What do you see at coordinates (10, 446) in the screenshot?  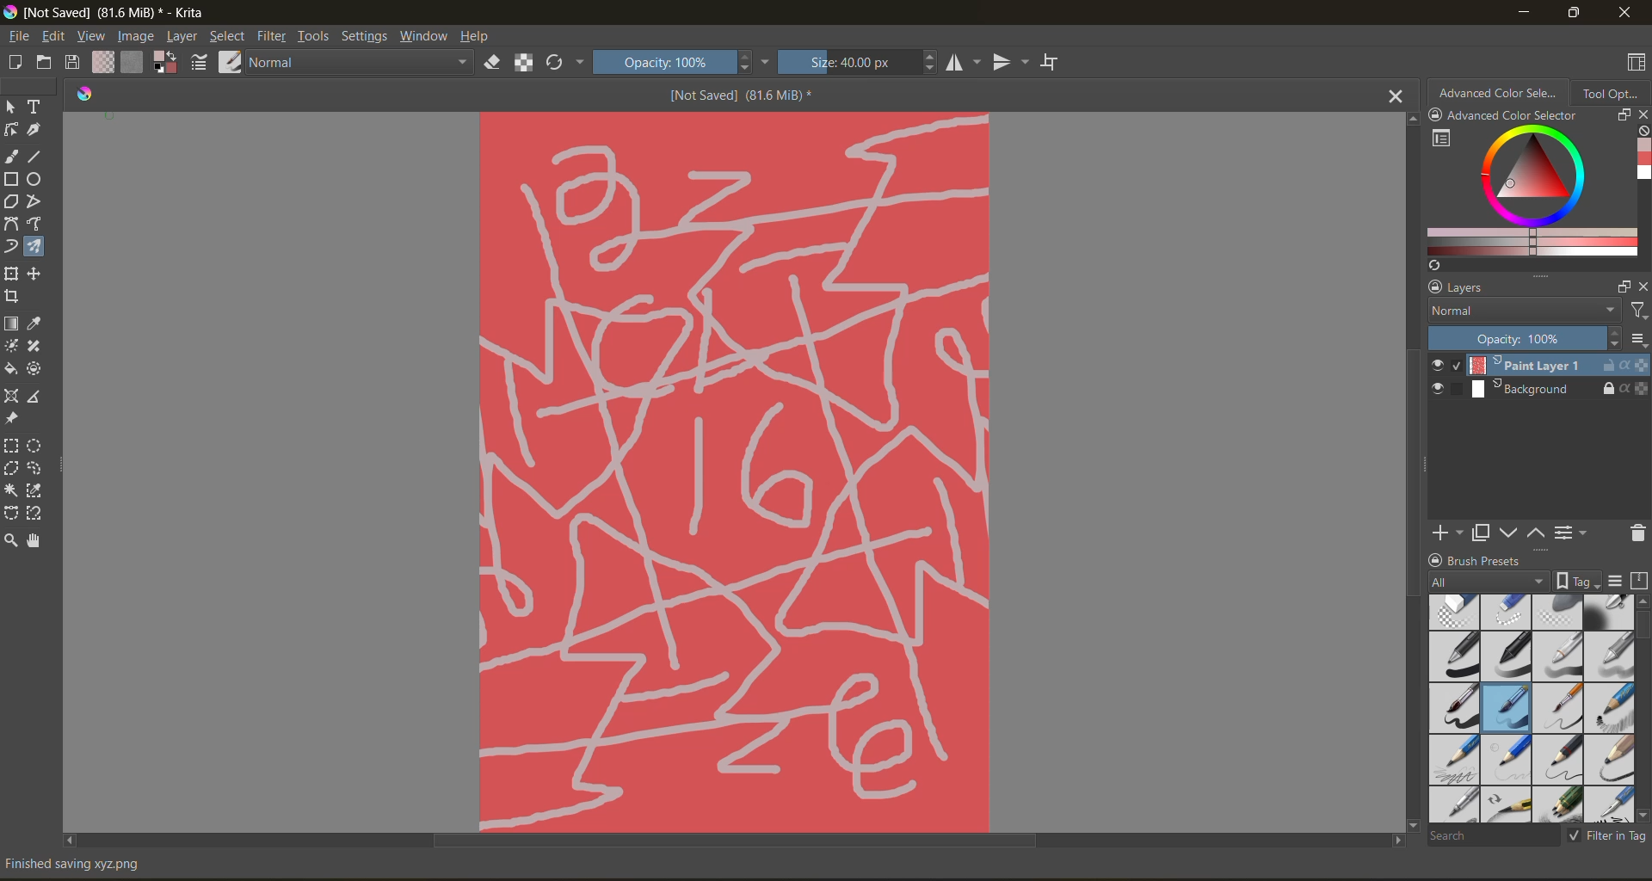 I see `tool` at bounding box center [10, 446].